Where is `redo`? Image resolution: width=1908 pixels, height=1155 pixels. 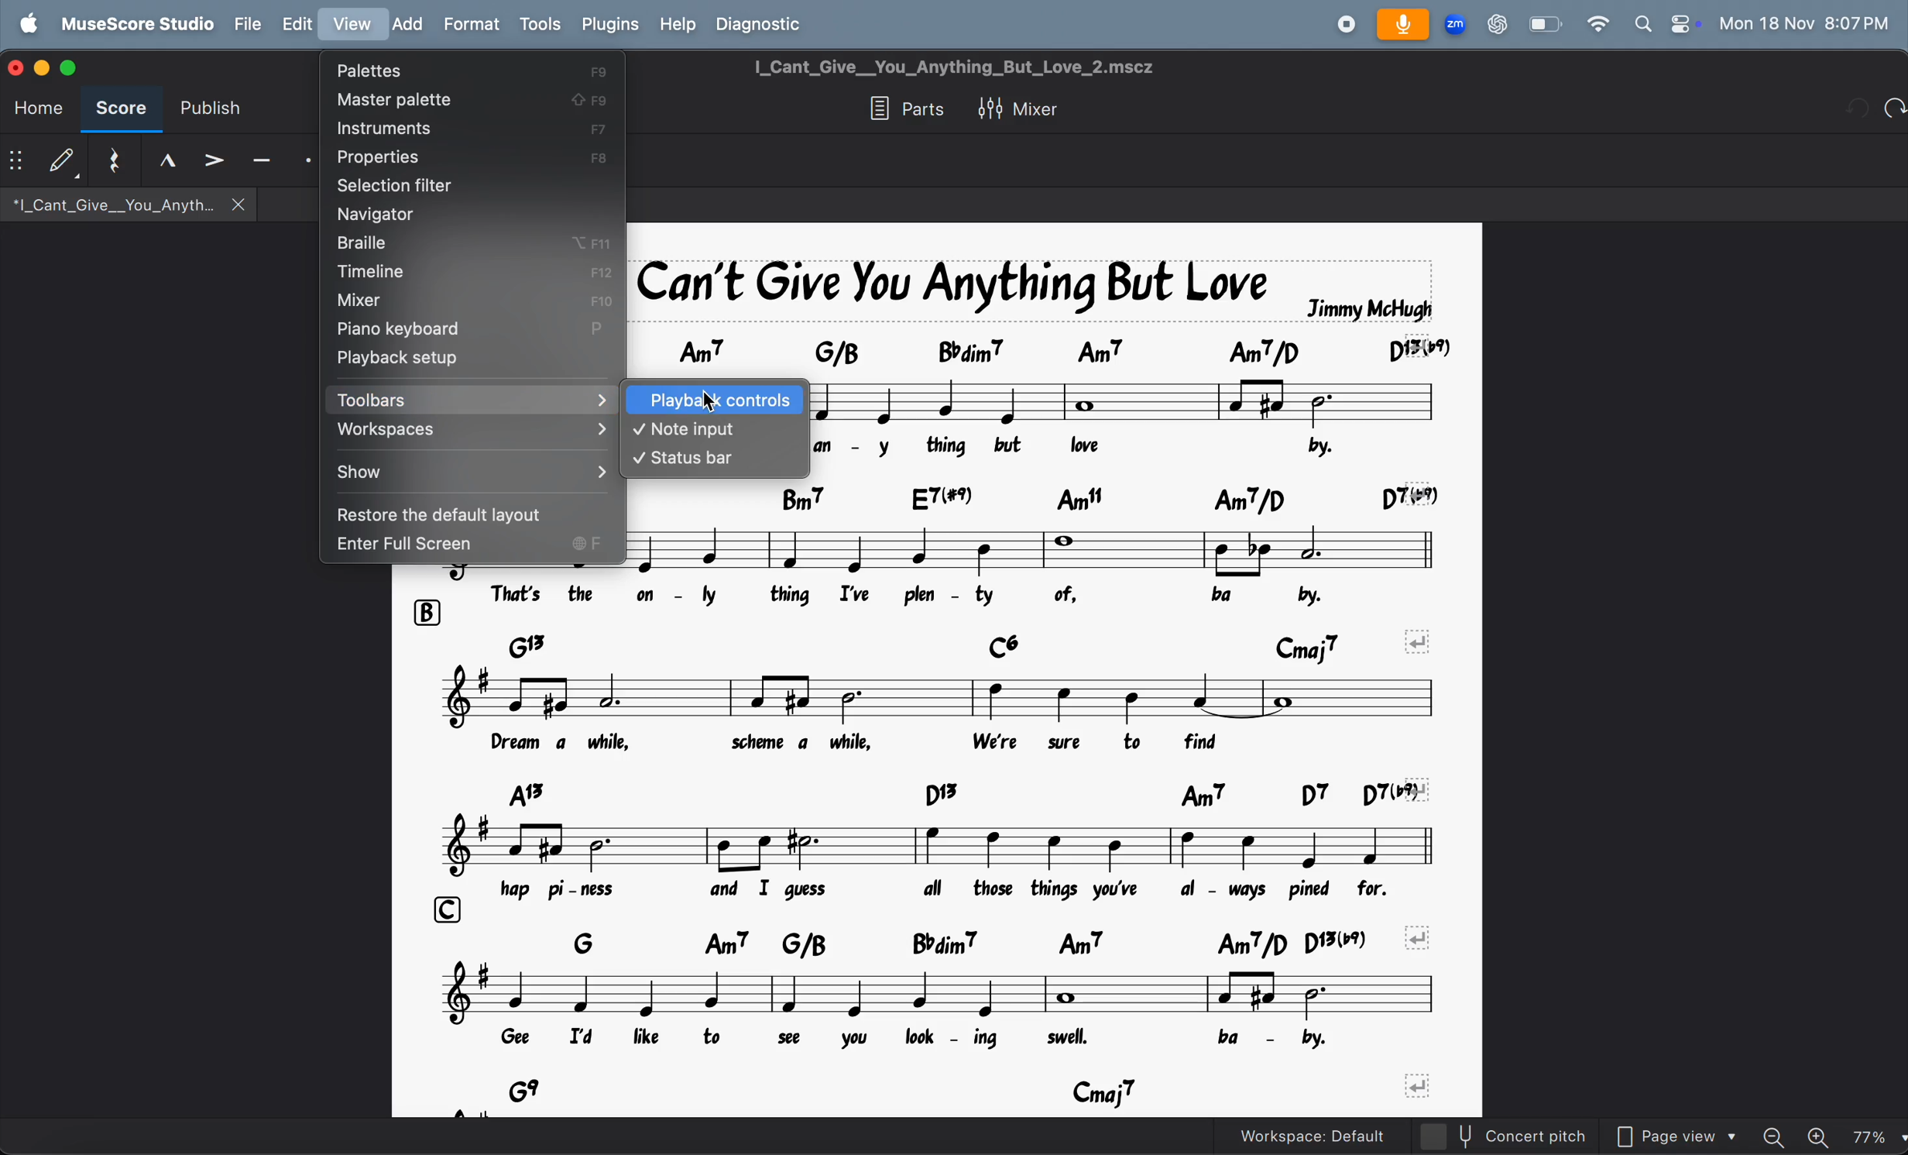
redo is located at coordinates (1858, 110).